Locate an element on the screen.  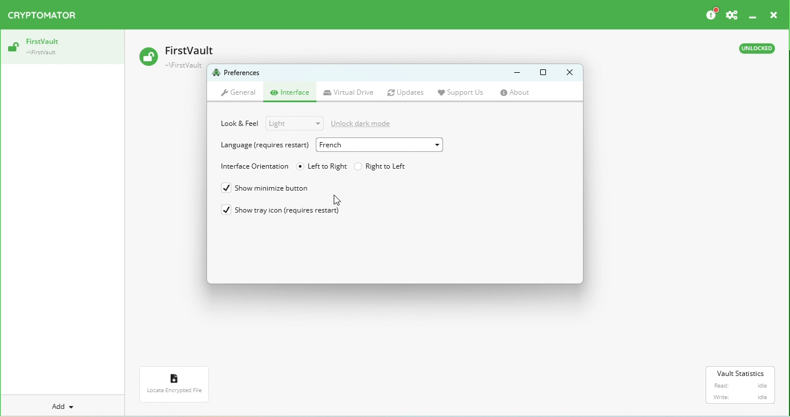
General is located at coordinates (238, 94).